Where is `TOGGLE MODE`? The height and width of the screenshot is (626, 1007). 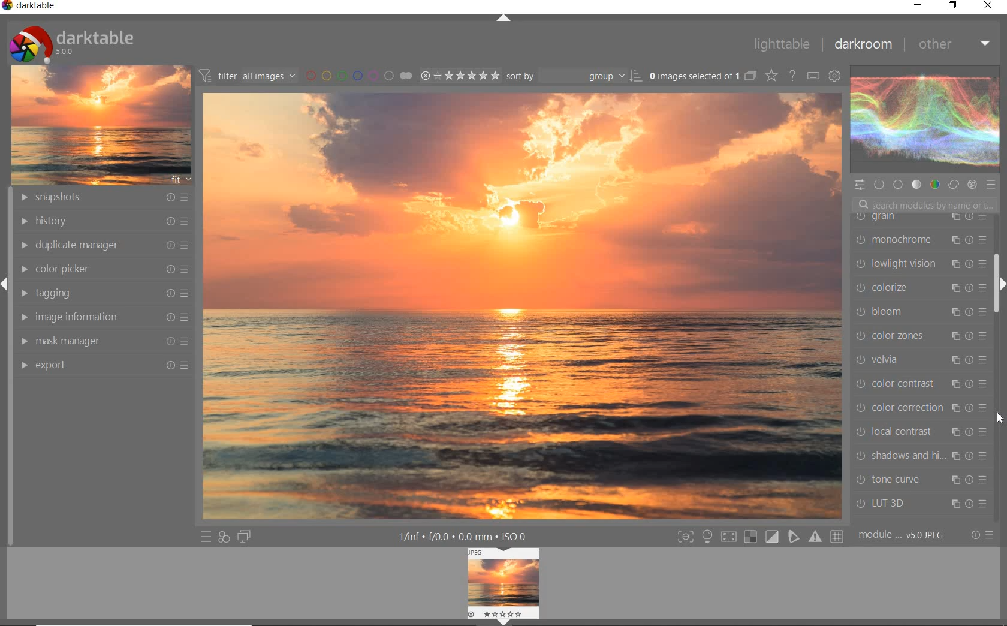 TOGGLE MODE is located at coordinates (760, 537).